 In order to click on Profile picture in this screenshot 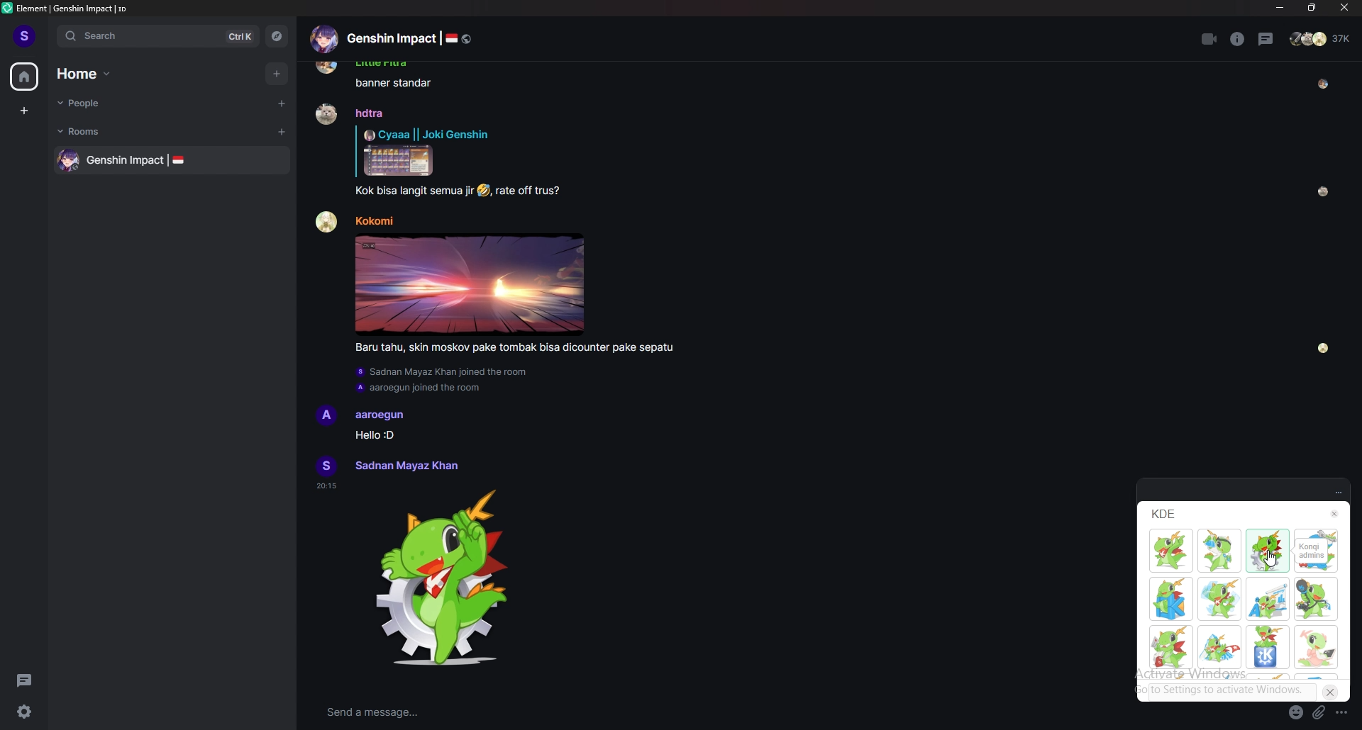, I will do `click(327, 222)`.